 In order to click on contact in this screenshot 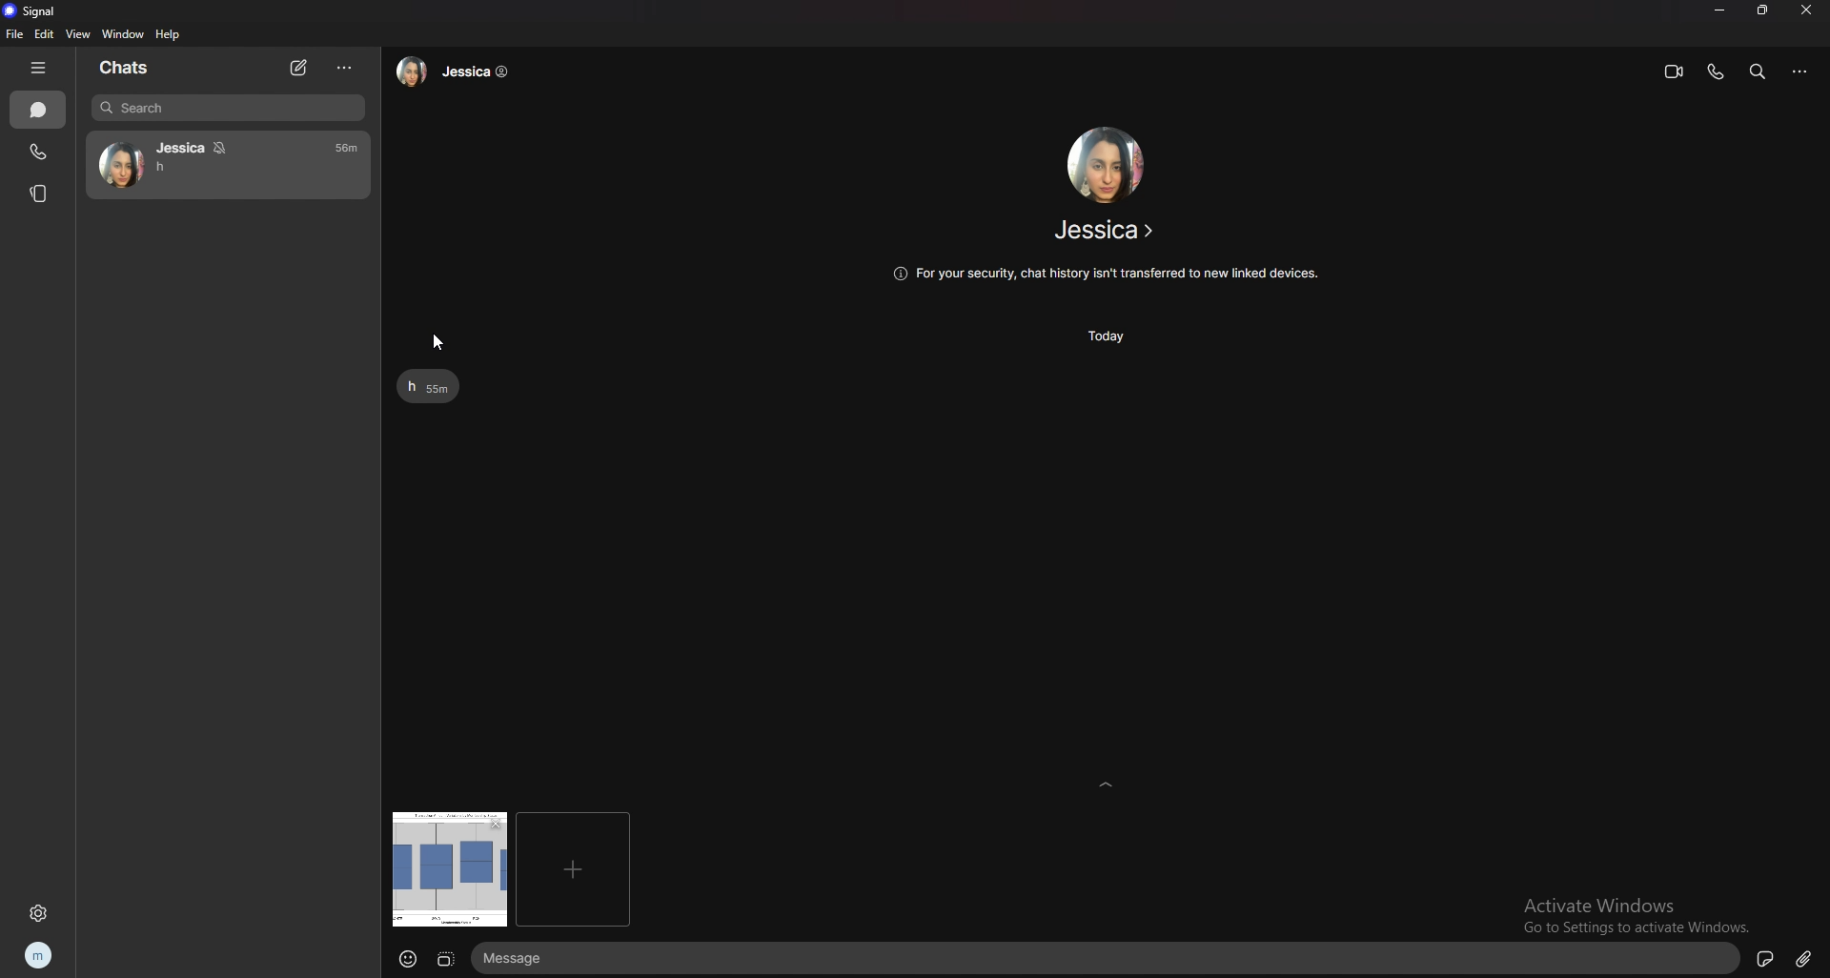, I will do `click(228, 165)`.